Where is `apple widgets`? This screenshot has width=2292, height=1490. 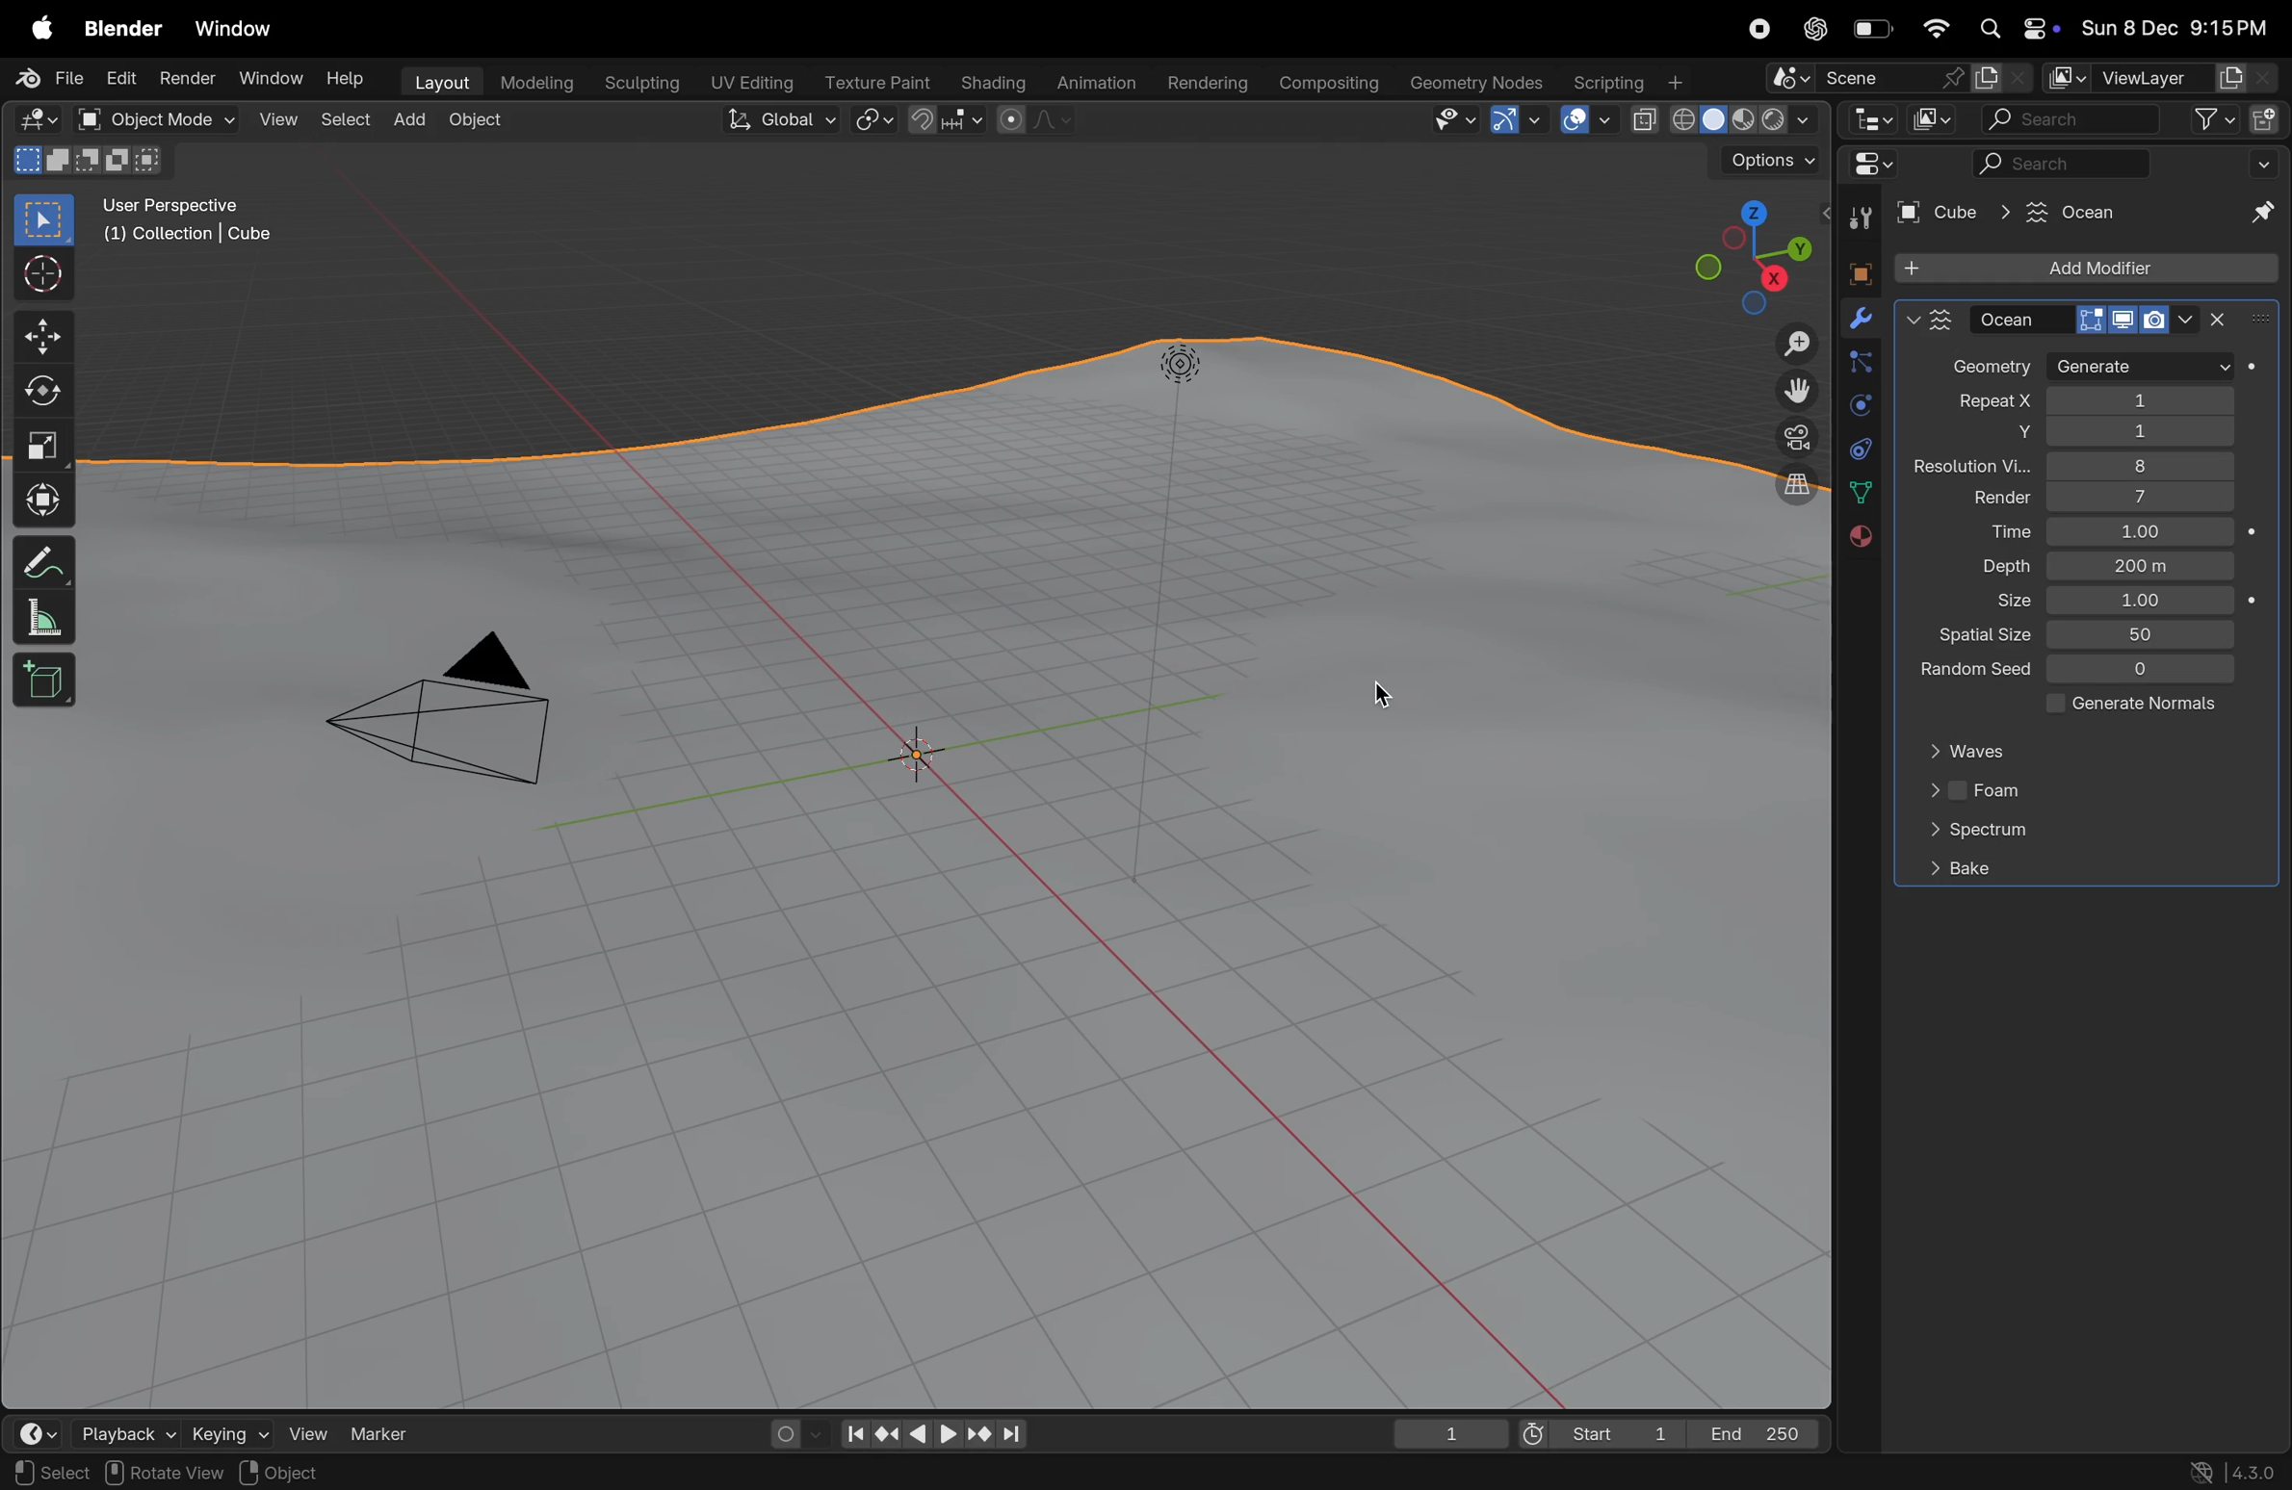 apple widgets is located at coordinates (2013, 30).